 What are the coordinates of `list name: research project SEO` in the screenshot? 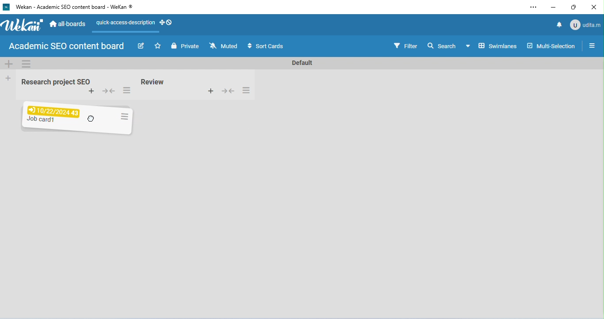 It's located at (54, 82).